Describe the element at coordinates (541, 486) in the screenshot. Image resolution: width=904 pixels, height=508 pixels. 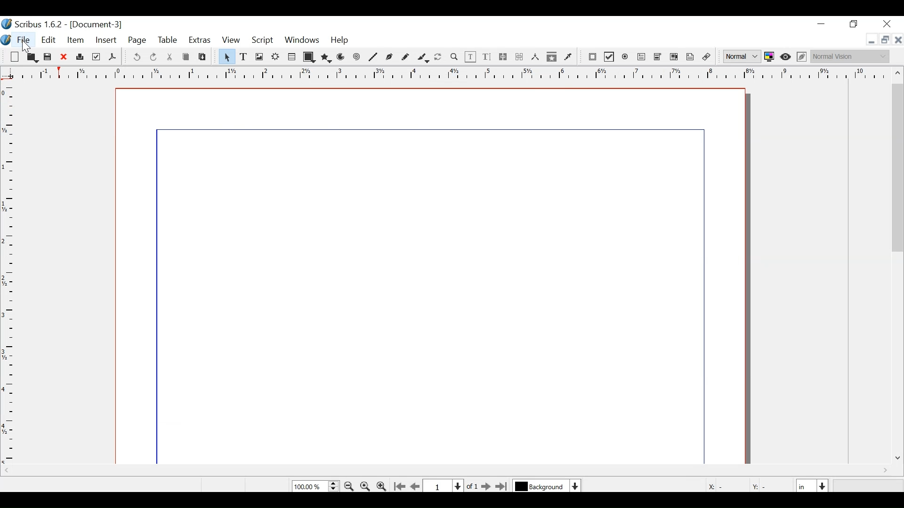
I see `Select the curent layer` at that location.